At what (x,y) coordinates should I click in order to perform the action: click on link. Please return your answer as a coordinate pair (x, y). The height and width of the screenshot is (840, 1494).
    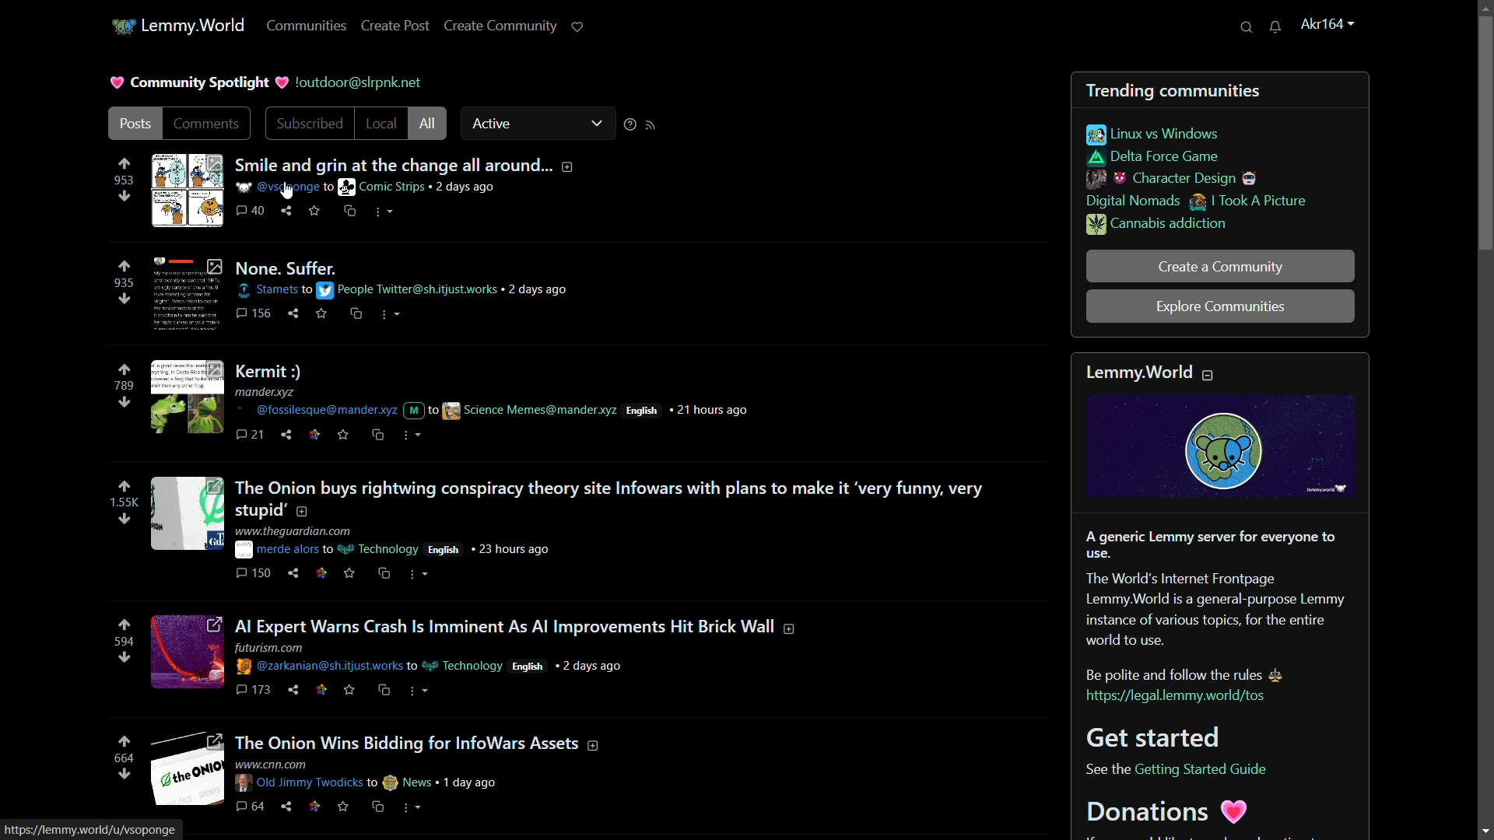
    Looking at the image, I should click on (325, 572).